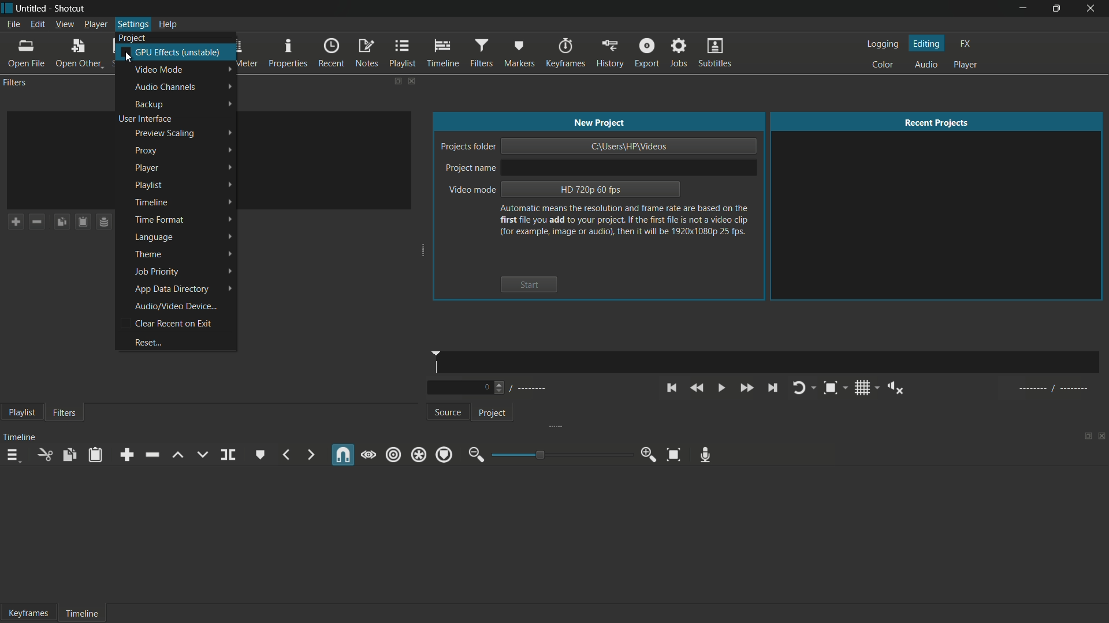 The image size is (1109, 623). Describe the element at coordinates (772, 388) in the screenshot. I see `skip to the next point` at that location.